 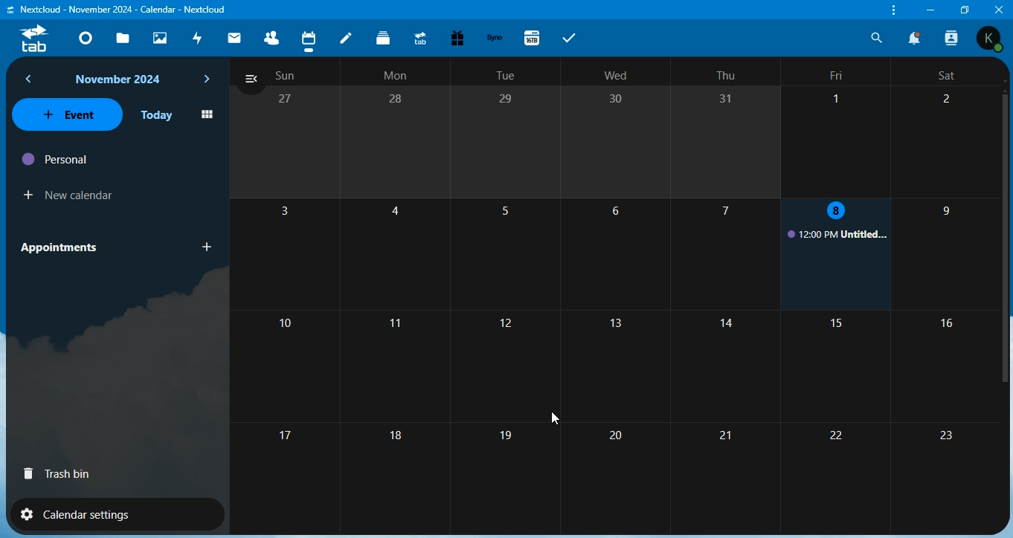 I want to click on back, so click(x=31, y=80).